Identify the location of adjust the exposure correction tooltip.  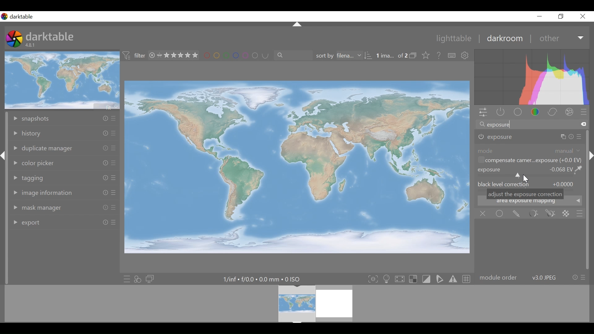
(525, 194).